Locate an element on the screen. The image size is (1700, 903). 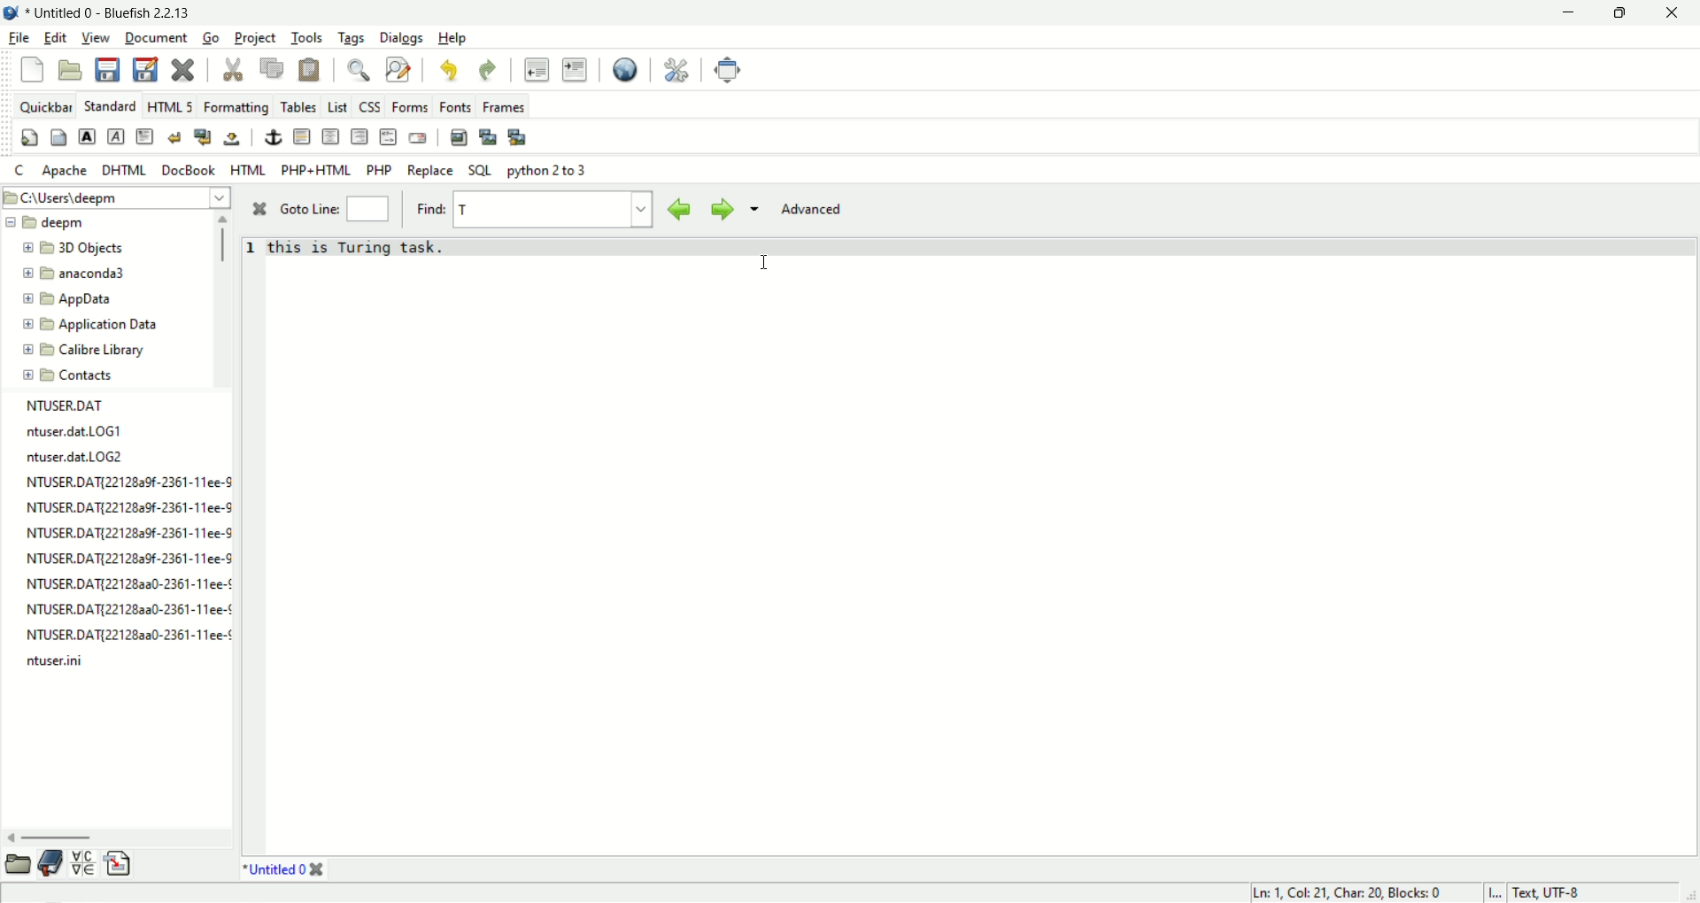
find options is located at coordinates (753, 207).